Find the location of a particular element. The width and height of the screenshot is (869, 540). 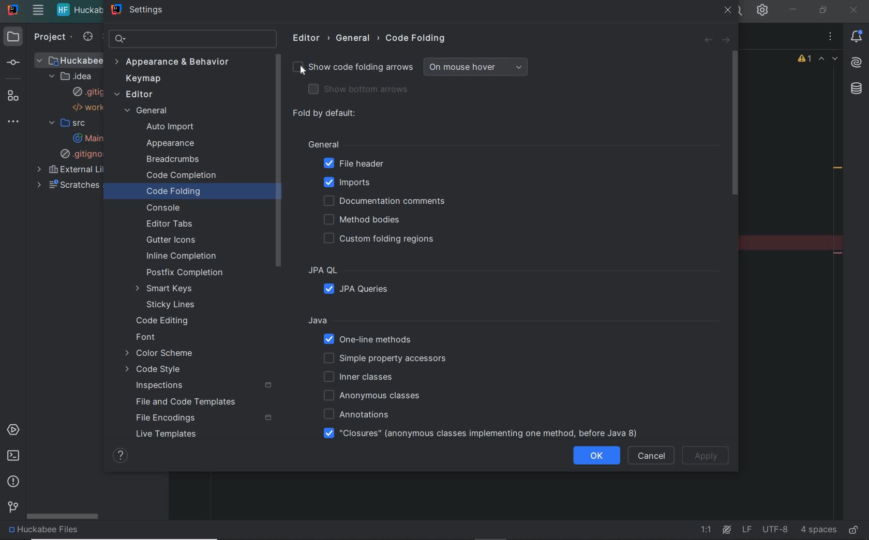

inner classes is located at coordinates (361, 377).